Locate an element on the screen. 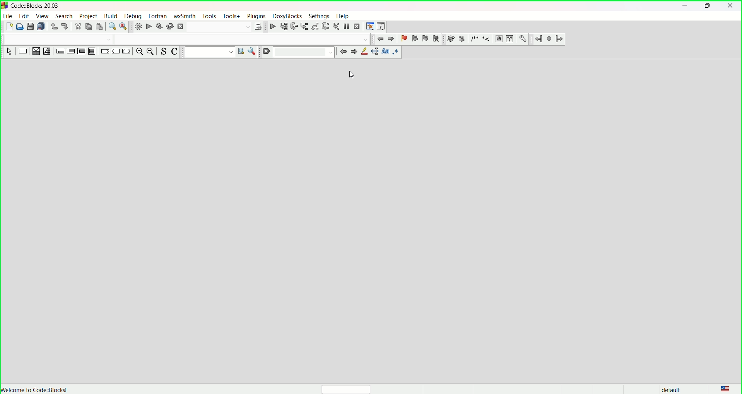  next line is located at coordinates (294, 26).